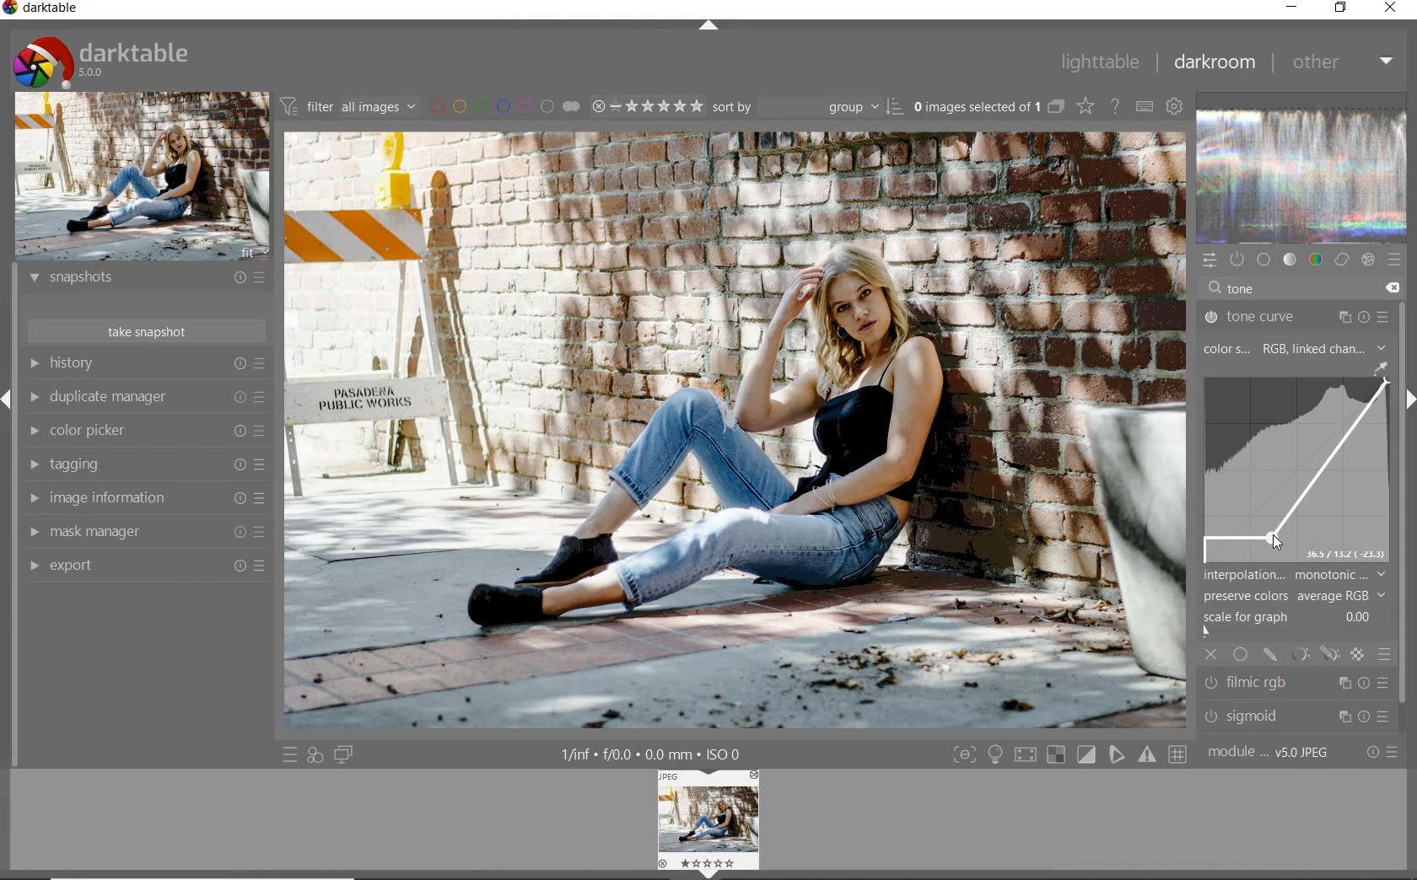 Image resolution: width=1417 pixels, height=880 pixels. Describe the element at coordinates (290, 754) in the screenshot. I see `quick access to presets` at that location.